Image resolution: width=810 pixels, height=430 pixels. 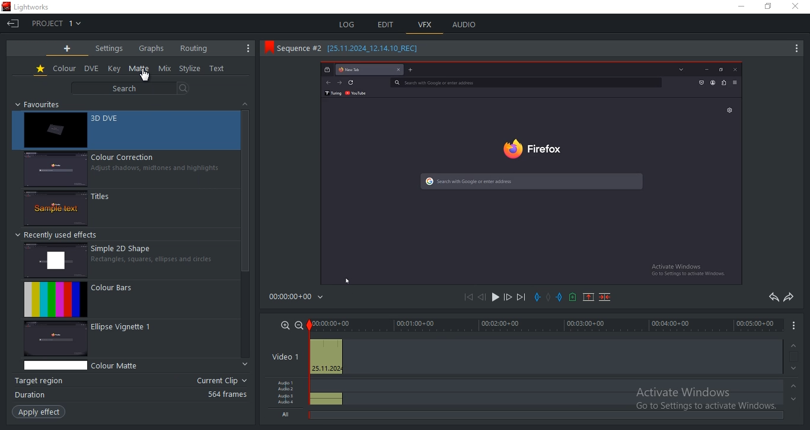 I want to click on undo, so click(x=772, y=297).